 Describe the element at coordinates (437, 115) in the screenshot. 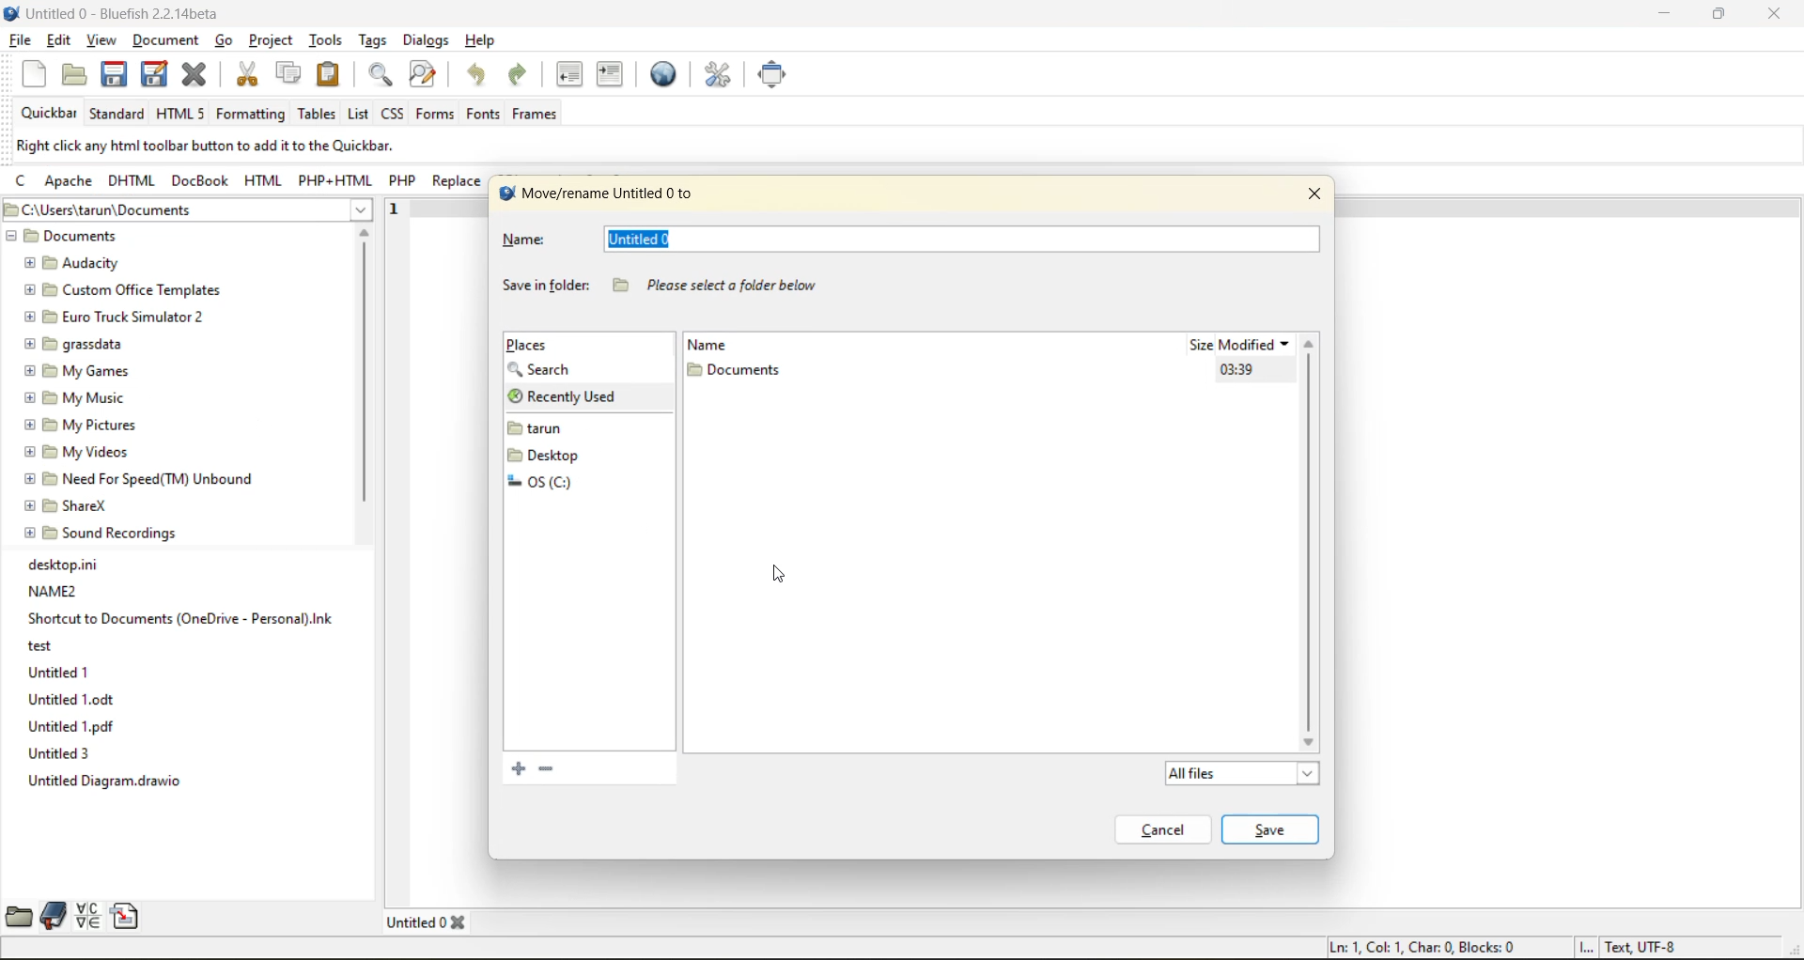

I see `forms` at that location.